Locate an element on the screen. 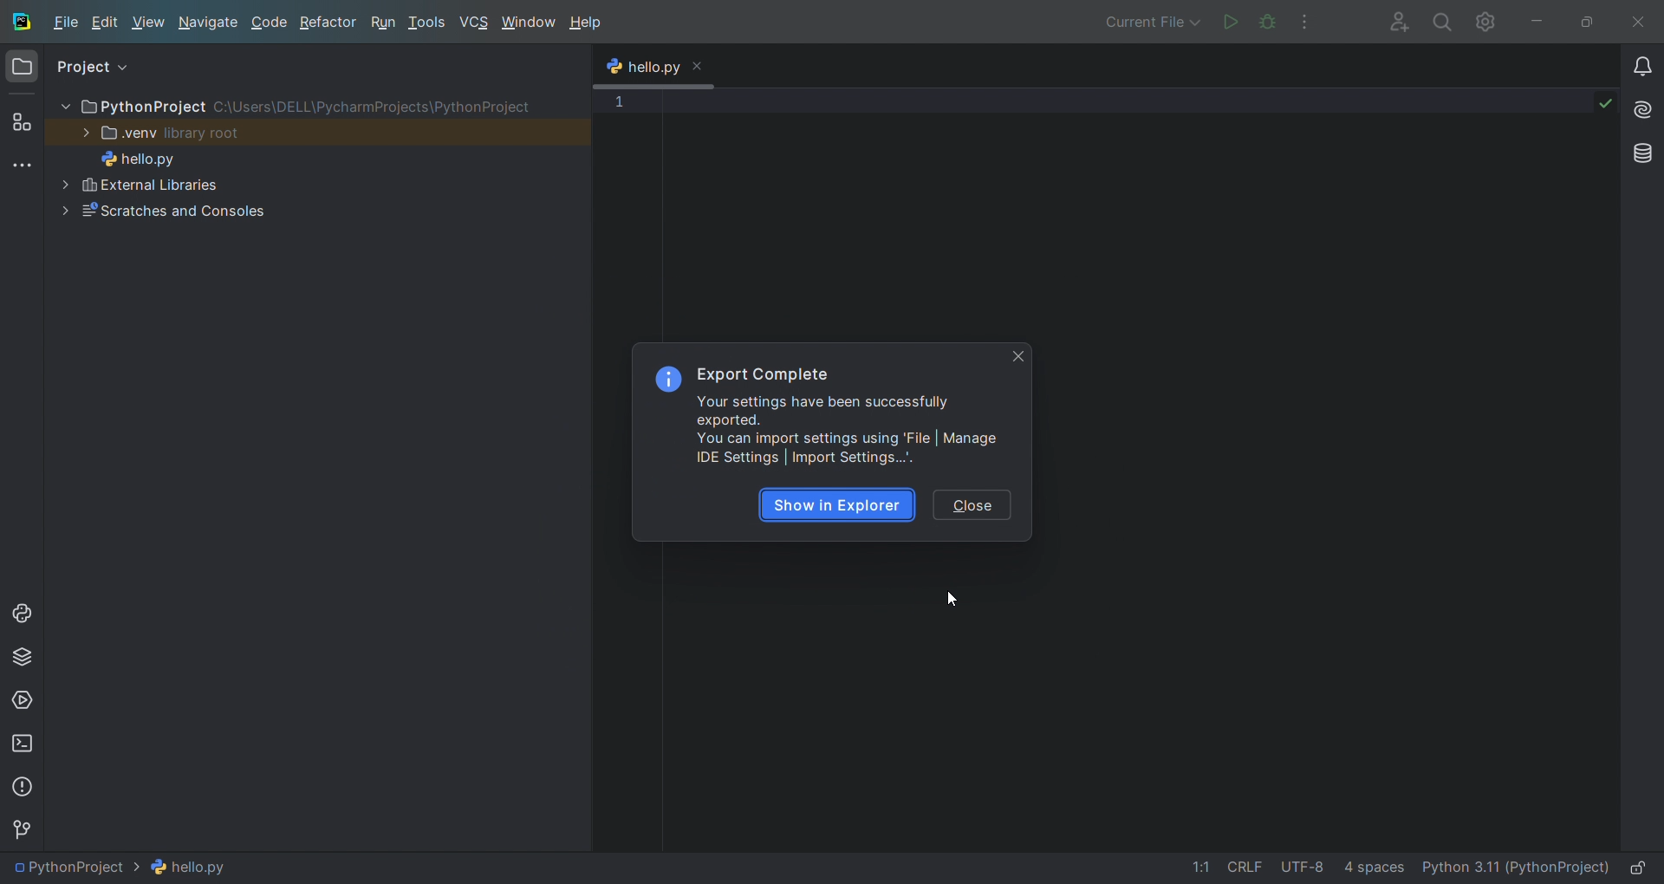 This screenshot has width=1664, height=884. file path is located at coordinates (128, 867).